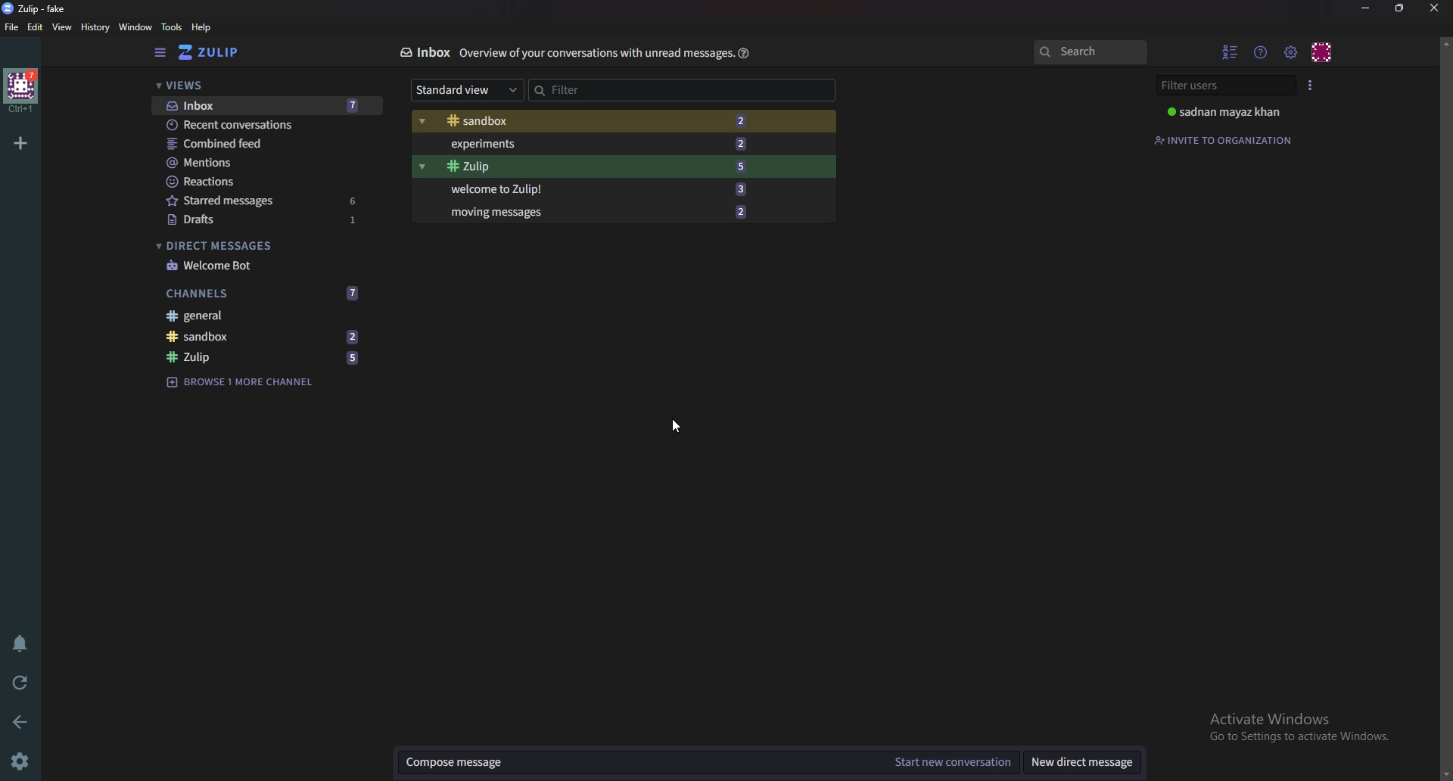 The image size is (1453, 781). Describe the element at coordinates (21, 143) in the screenshot. I see `Add organization` at that location.